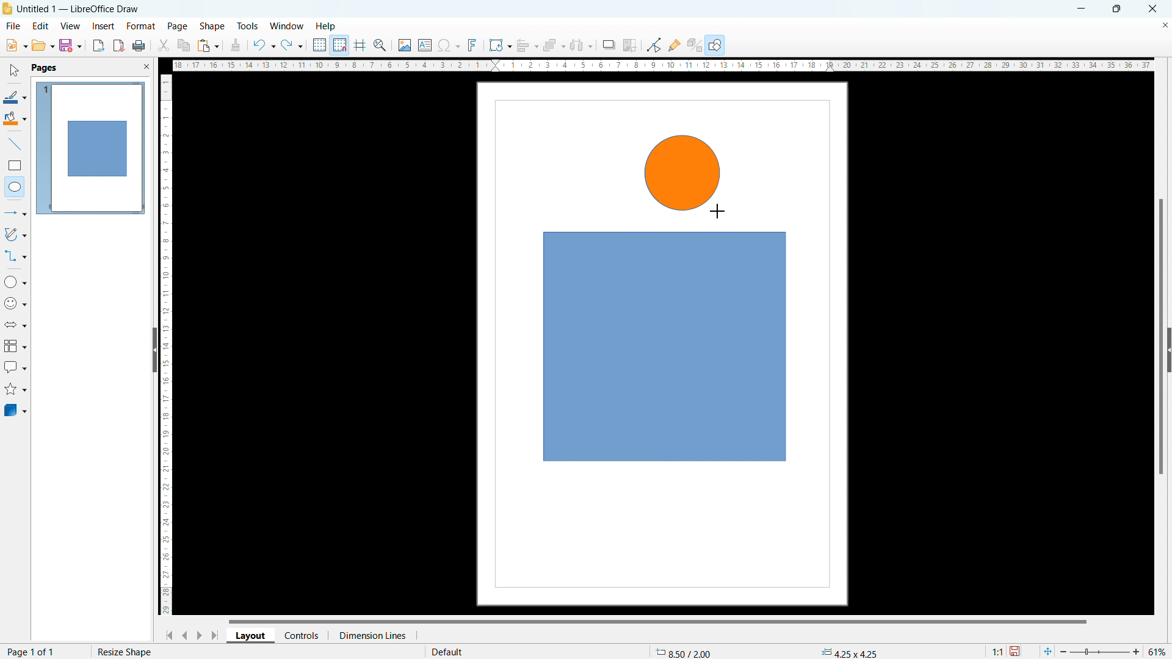 This screenshot has height=659, width=1172. What do you see at coordinates (1099, 652) in the screenshot?
I see `slider` at bounding box center [1099, 652].